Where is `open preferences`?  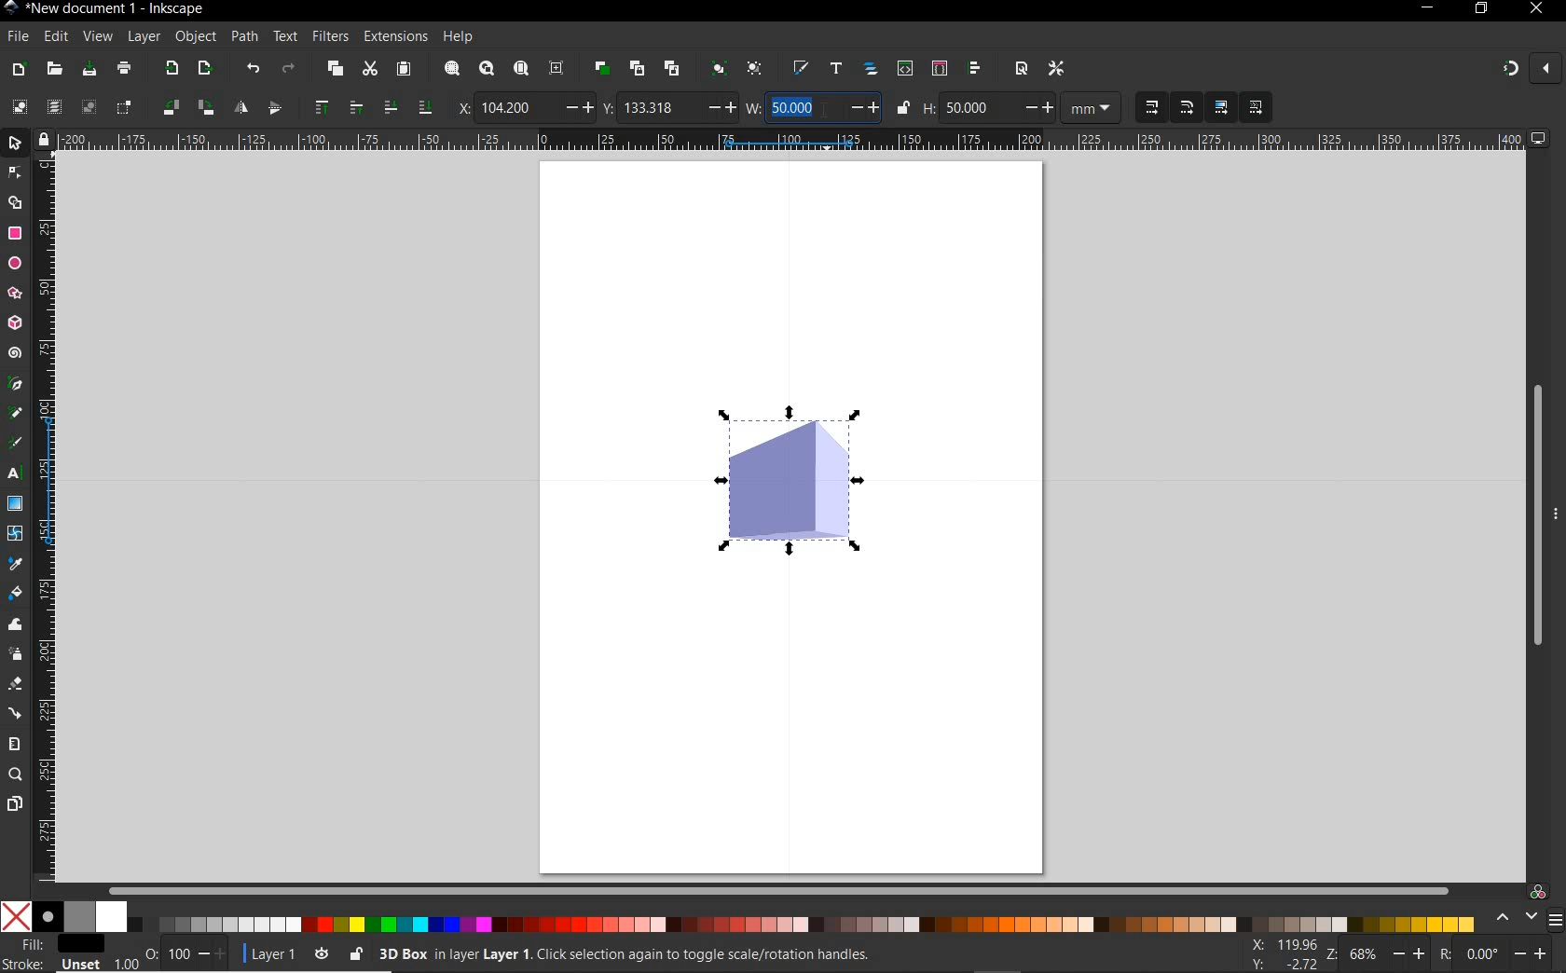 open preferences is located at coordinates (1061, 70).